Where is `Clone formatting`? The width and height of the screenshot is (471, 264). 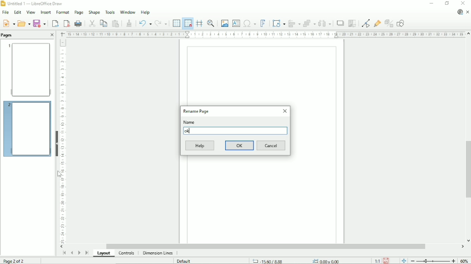 Clone formatting is located at coordinates (129, 22).